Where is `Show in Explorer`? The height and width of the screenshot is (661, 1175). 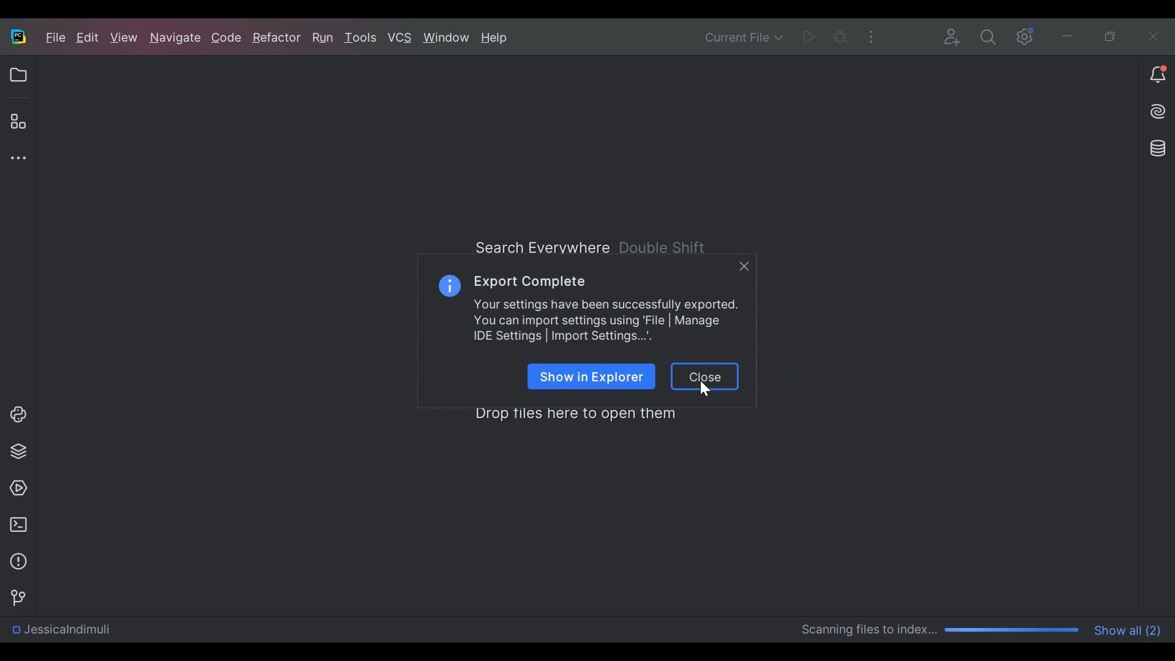
Show in Explorer is located at coordinates (592, 376).